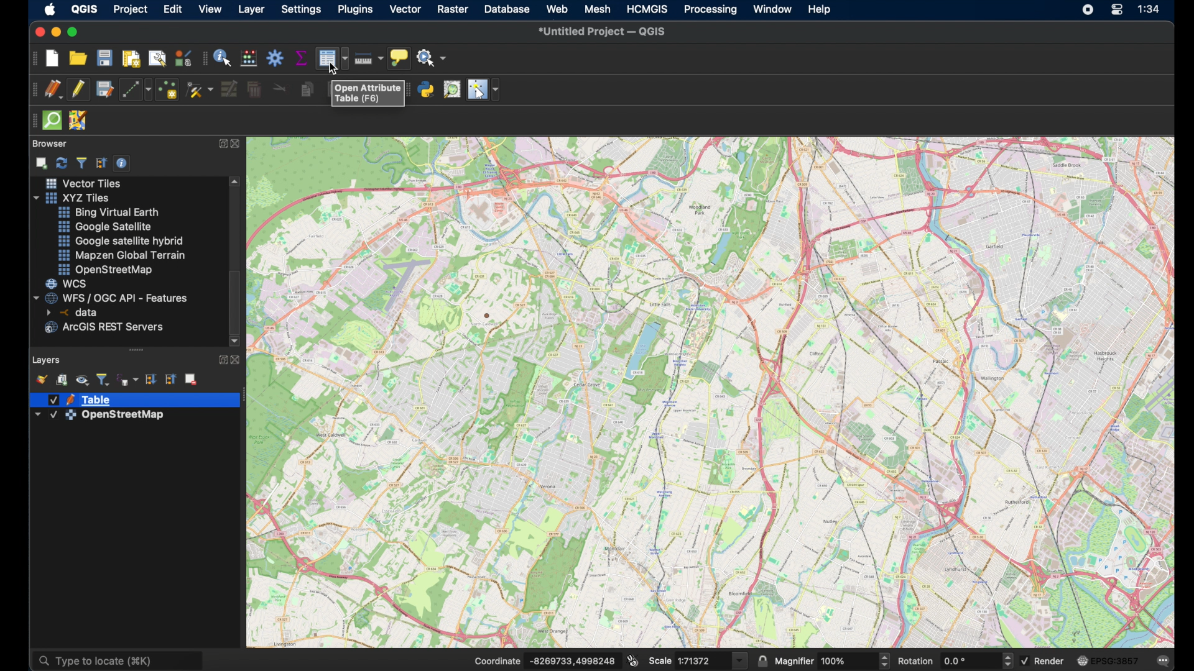  What do you see at coordinates (739, 660) in the screenshot?
I see `` at bounding box center [739, 660].